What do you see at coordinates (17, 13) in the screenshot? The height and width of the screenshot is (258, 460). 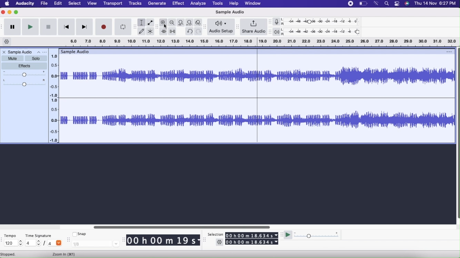 I see `Maximize` at bounding box center [17, 13].